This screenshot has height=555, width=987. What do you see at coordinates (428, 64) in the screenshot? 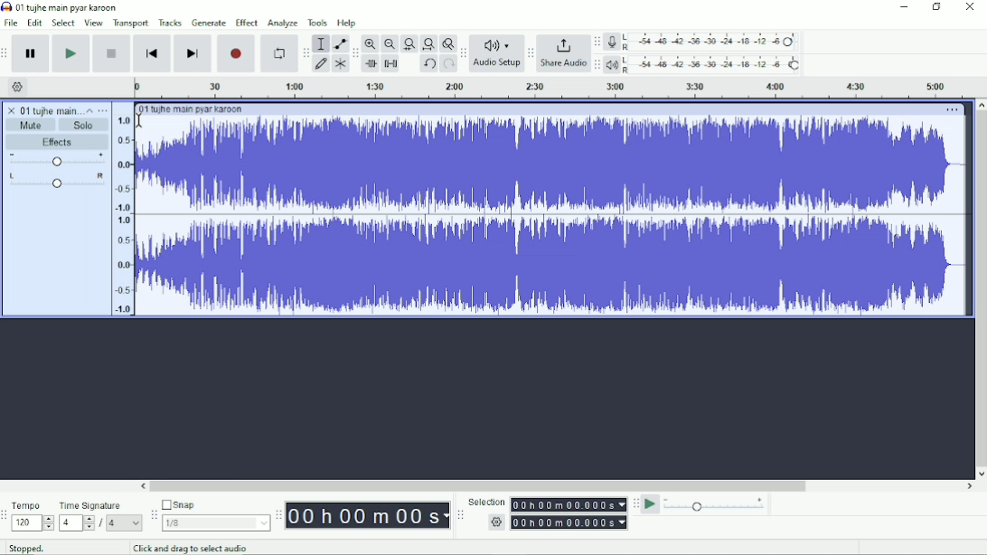
I see `Undo` at bounding box center [428, 64].